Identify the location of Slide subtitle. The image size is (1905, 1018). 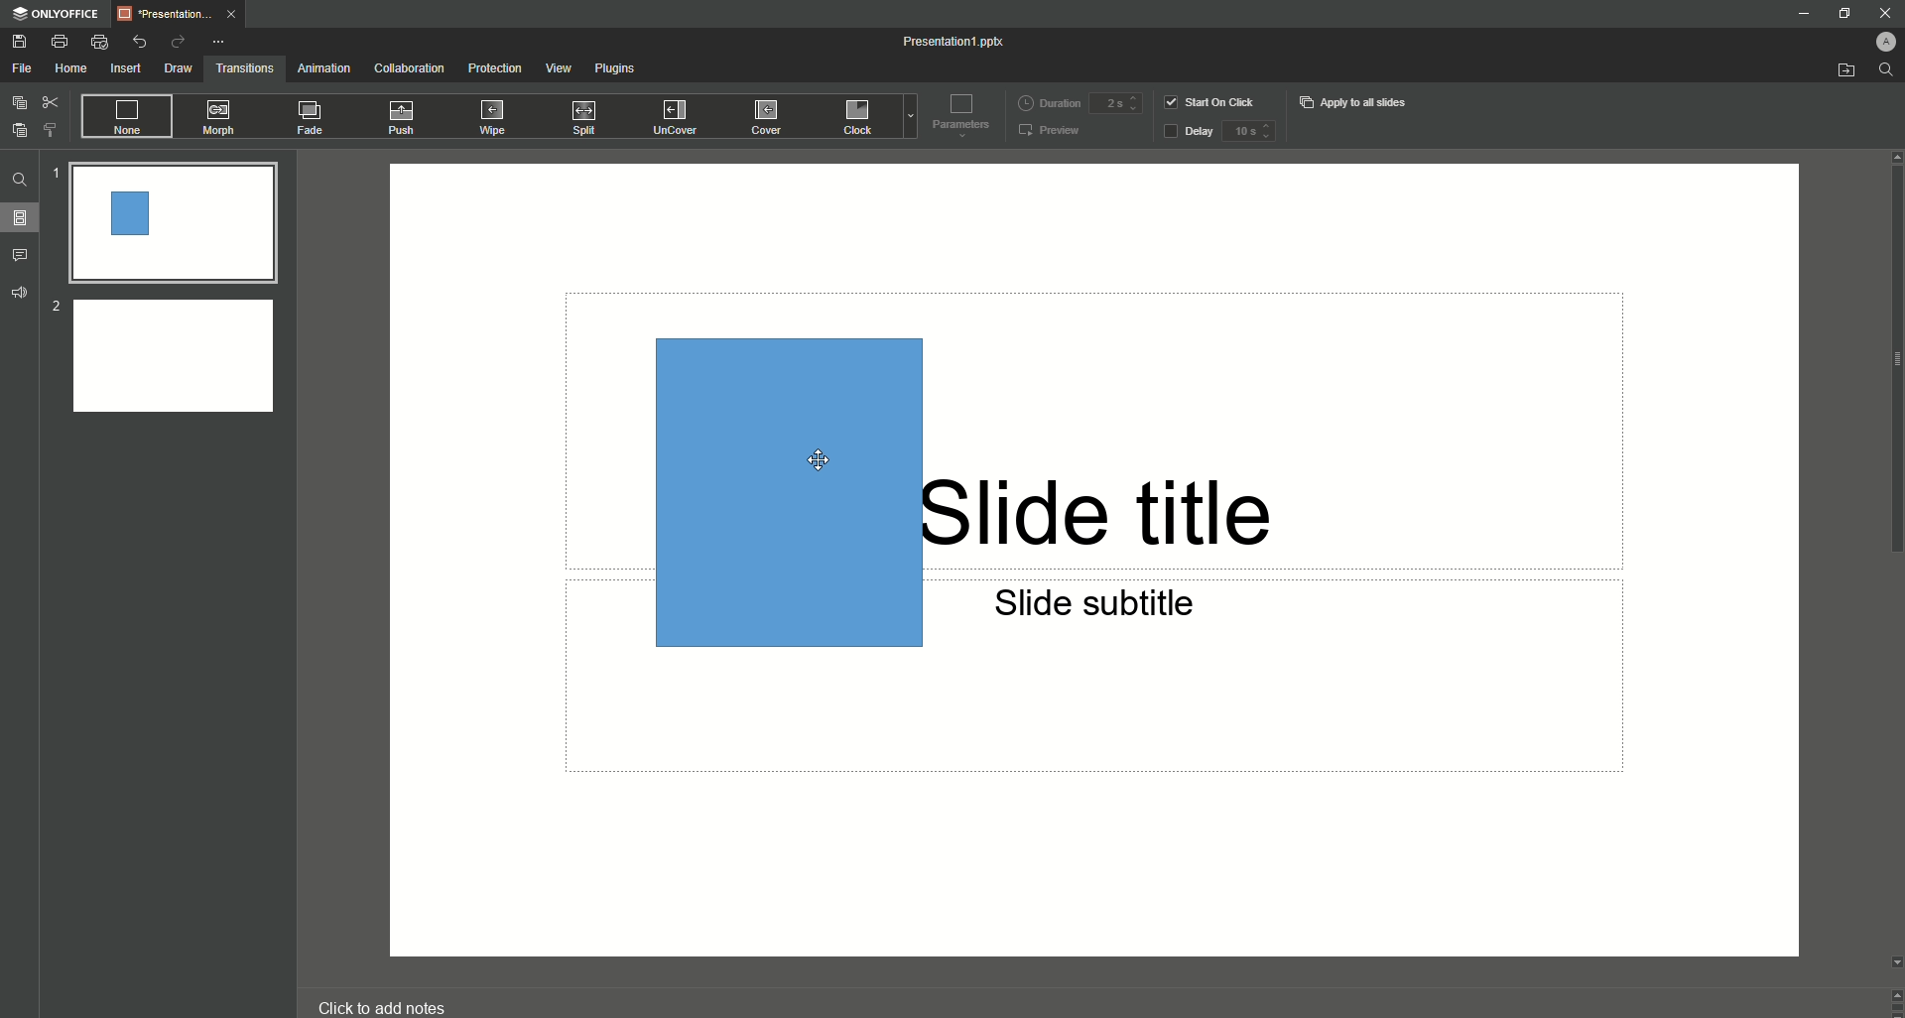
(1098, 609).